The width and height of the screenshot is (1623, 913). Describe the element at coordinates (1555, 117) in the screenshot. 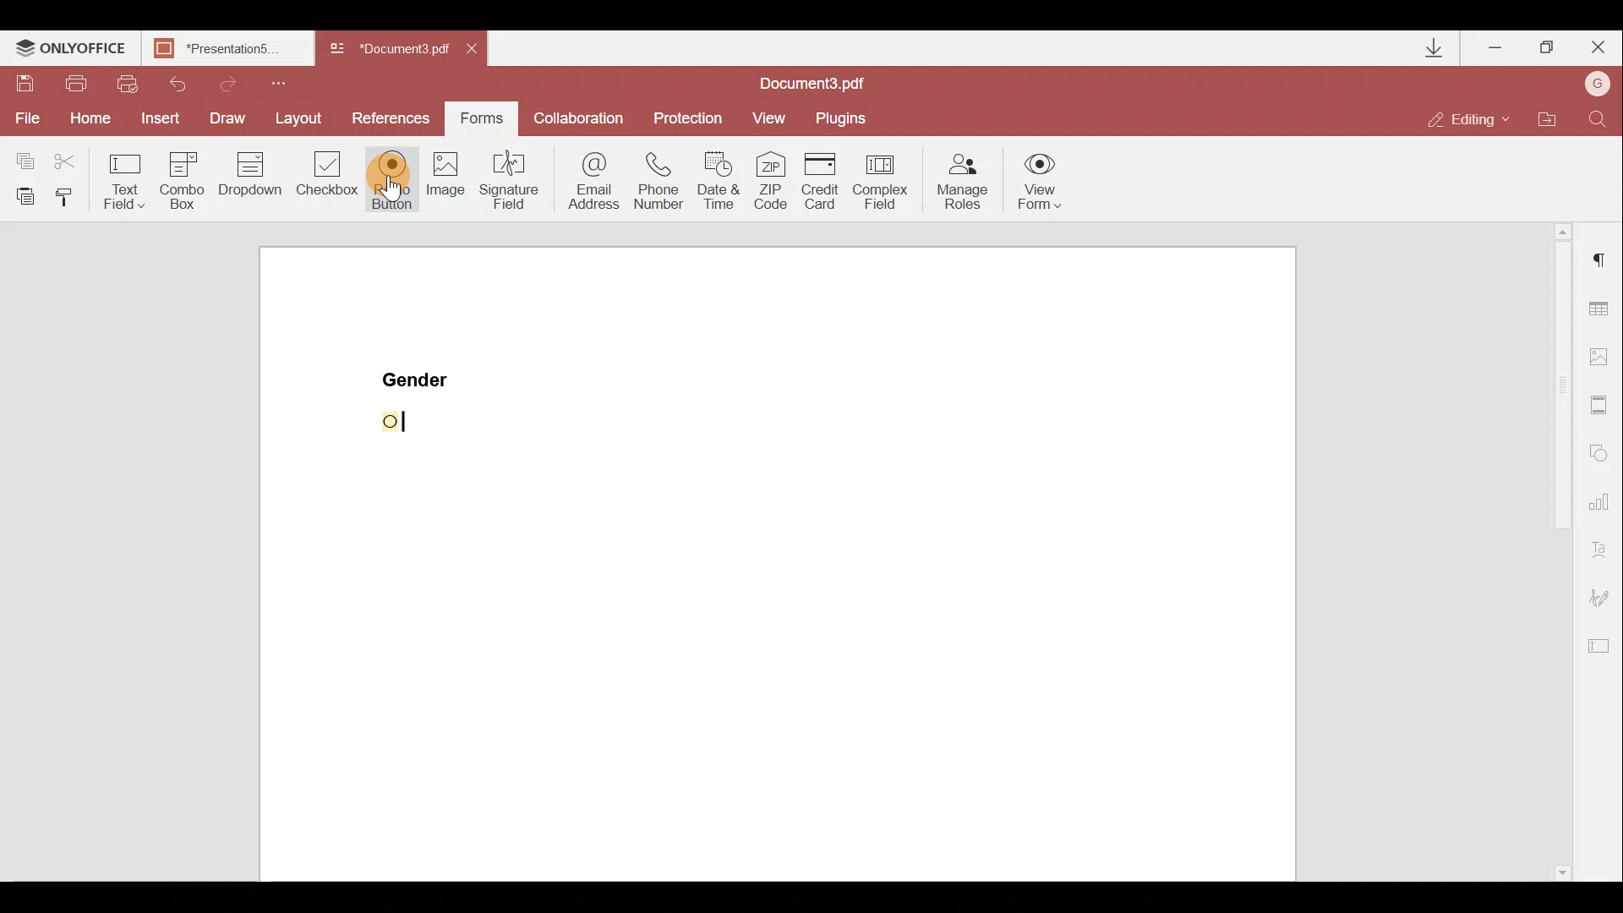

I see `Open file location` at that location.